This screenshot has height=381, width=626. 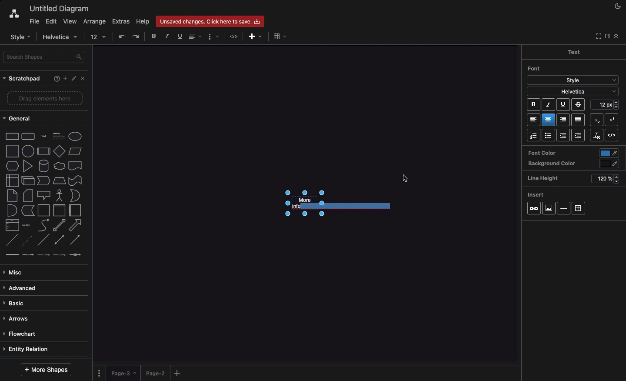 What do you see at coordinates (93, 22) in the screenshot?
I see `Arrange` at bounding box center [93, 22].